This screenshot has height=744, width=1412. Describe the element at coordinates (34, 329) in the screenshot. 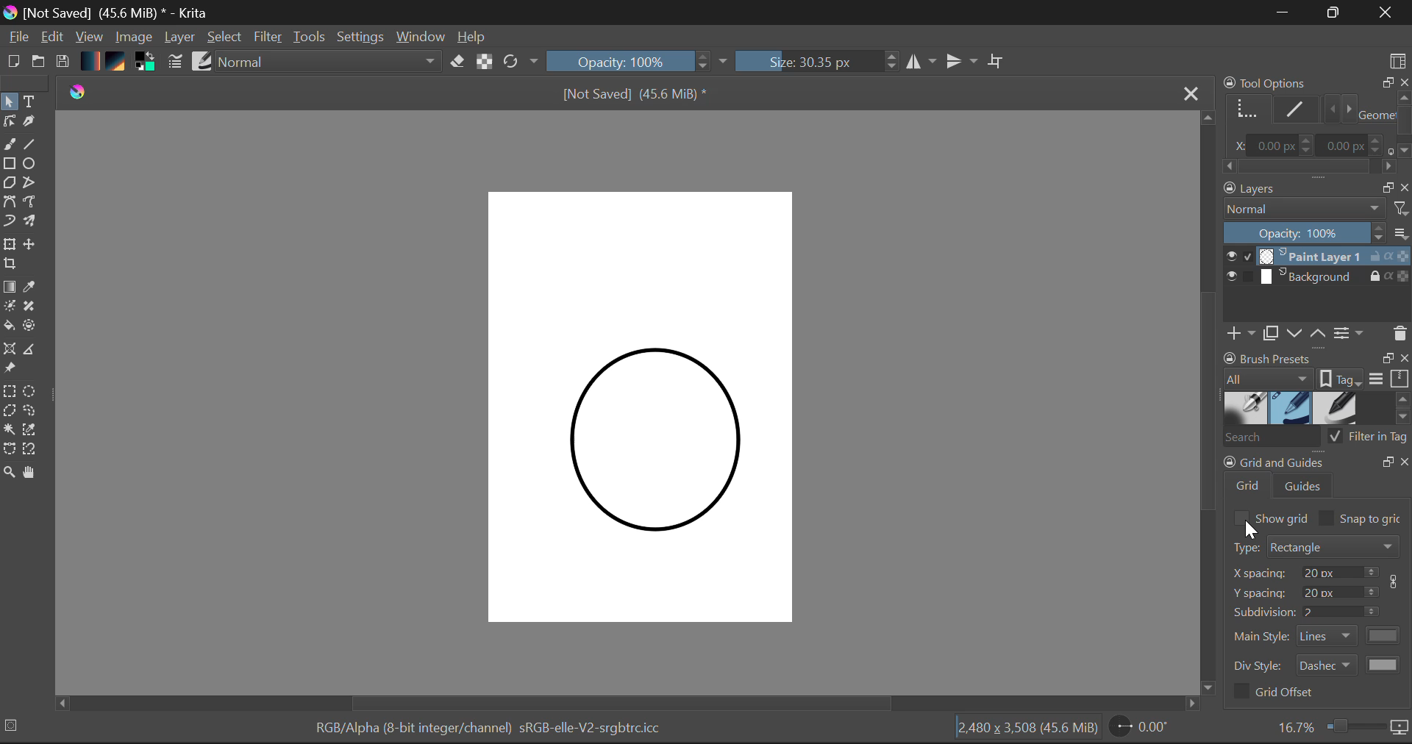

I see `Enclose and Fill` at that location.